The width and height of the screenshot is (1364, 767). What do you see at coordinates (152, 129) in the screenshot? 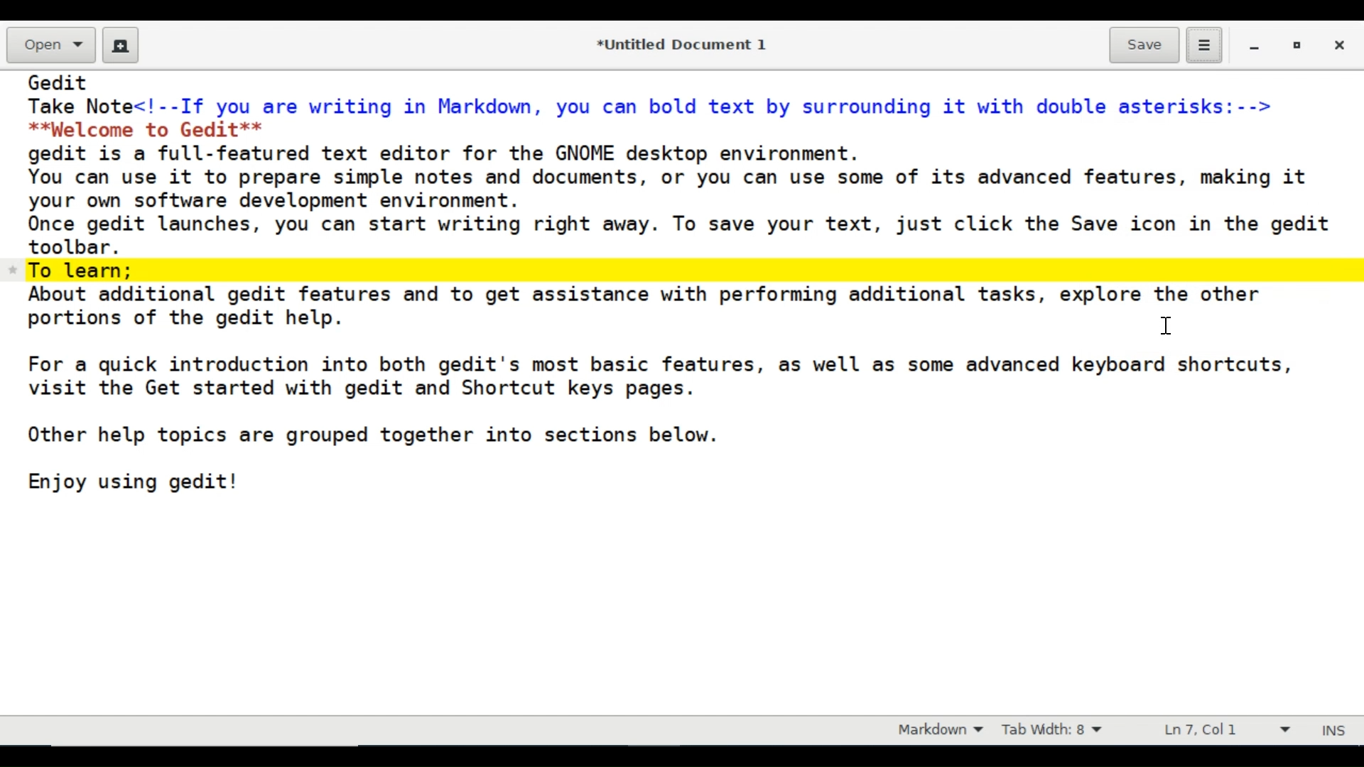
I see `**palcome to Gedit**` at bounding box center [152, 129].